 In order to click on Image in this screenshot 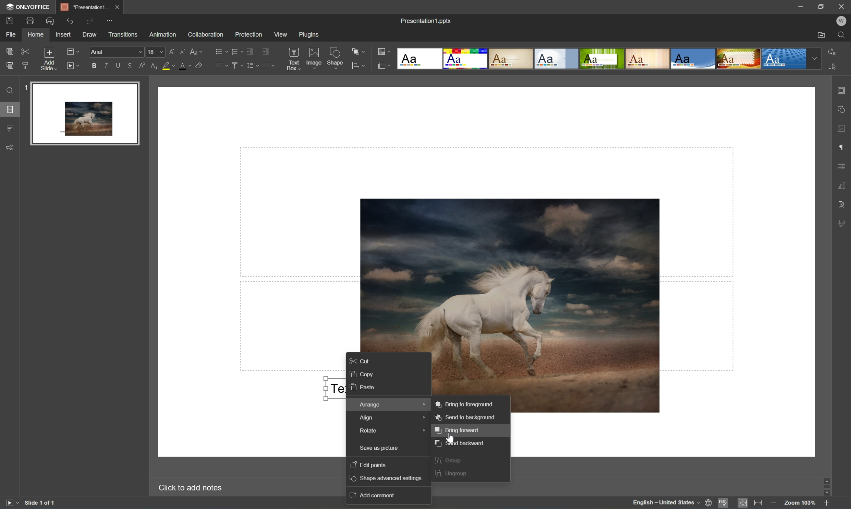, I will do `click(313, 58)`.